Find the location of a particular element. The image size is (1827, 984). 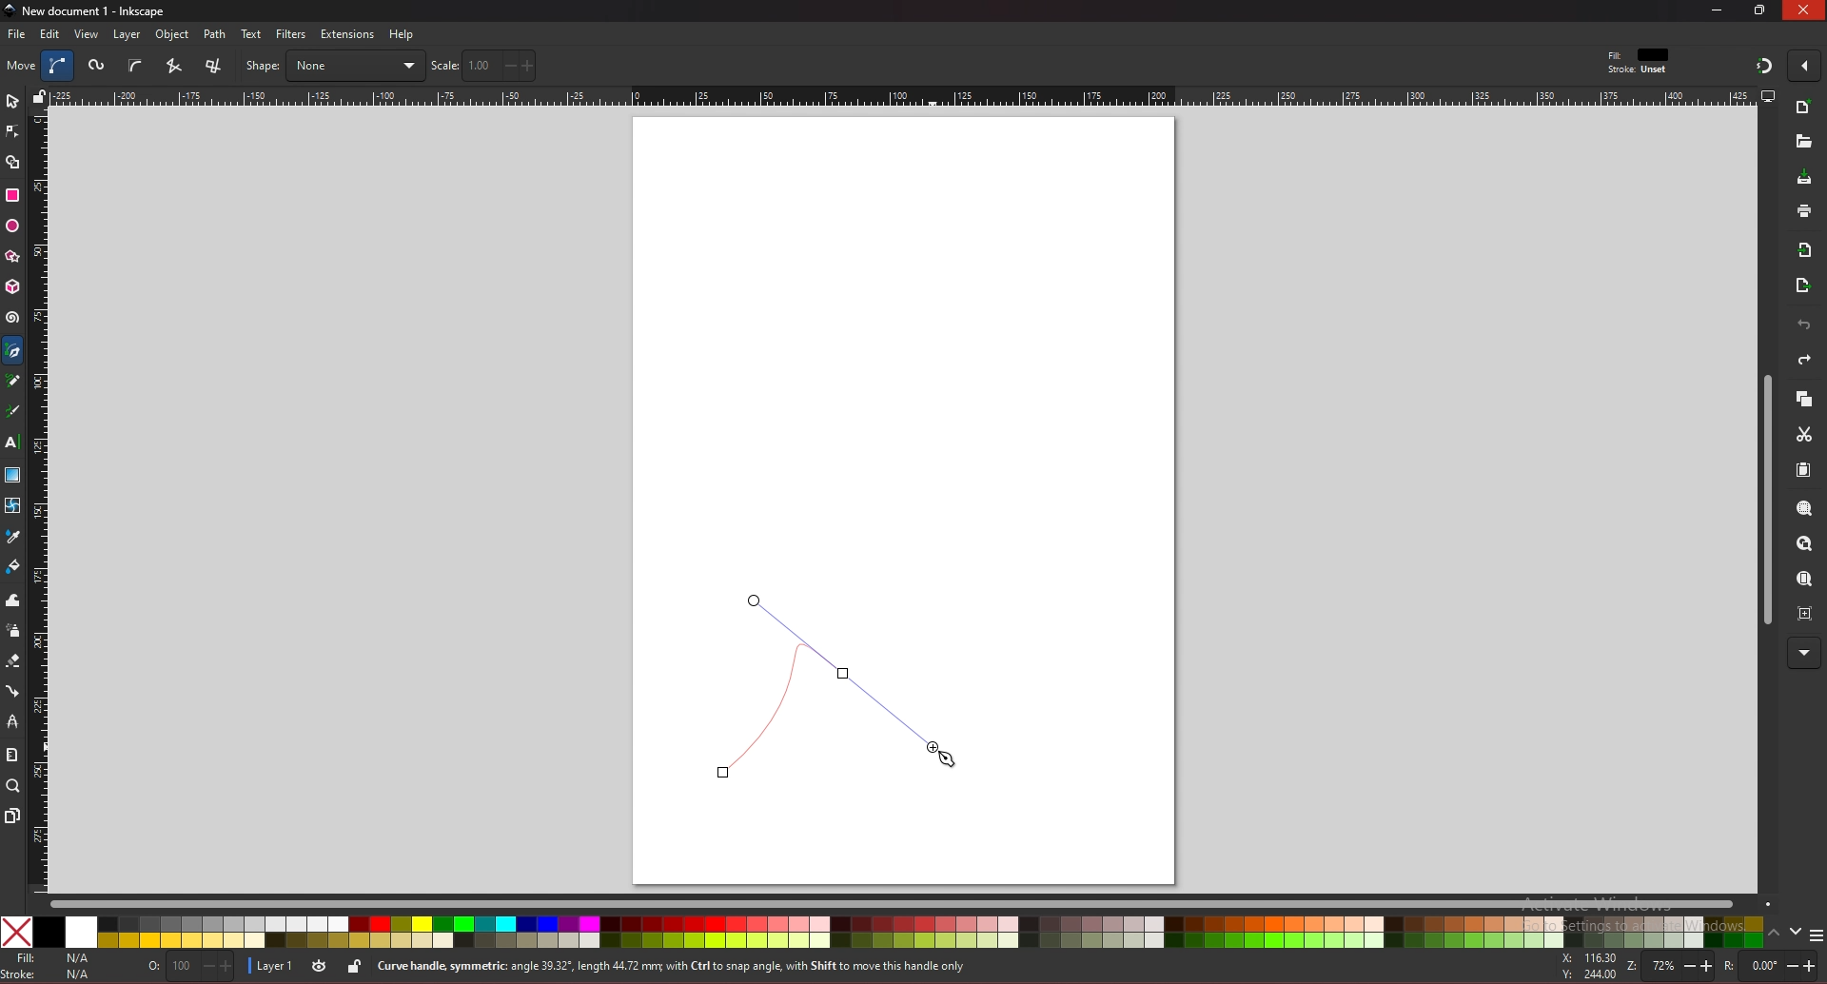

pen is located at coordinates (16, 351).